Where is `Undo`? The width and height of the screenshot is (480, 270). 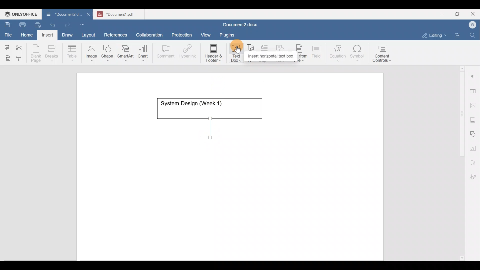 Undo is located at coordinates (51, 24).